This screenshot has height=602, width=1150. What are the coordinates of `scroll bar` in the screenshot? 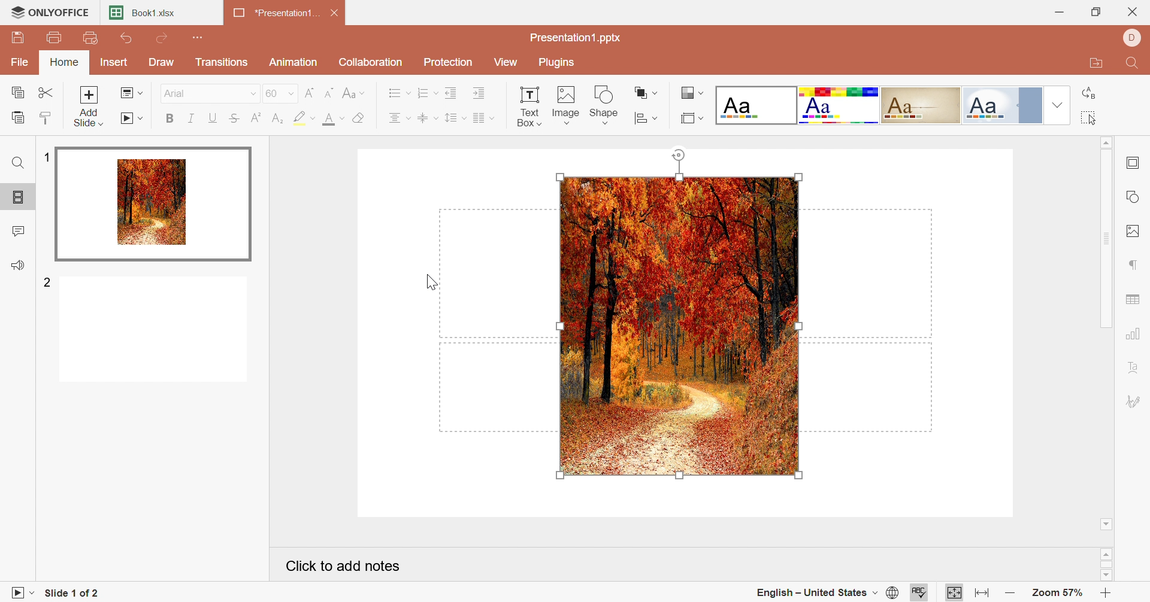 It's located at (1106, 564).